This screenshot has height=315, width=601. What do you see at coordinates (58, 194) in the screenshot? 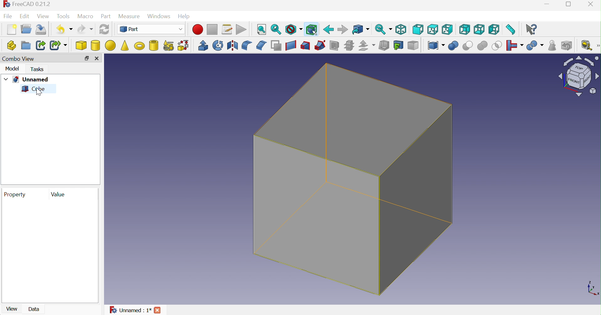
I see `Value` at bounding box center [58, 194].